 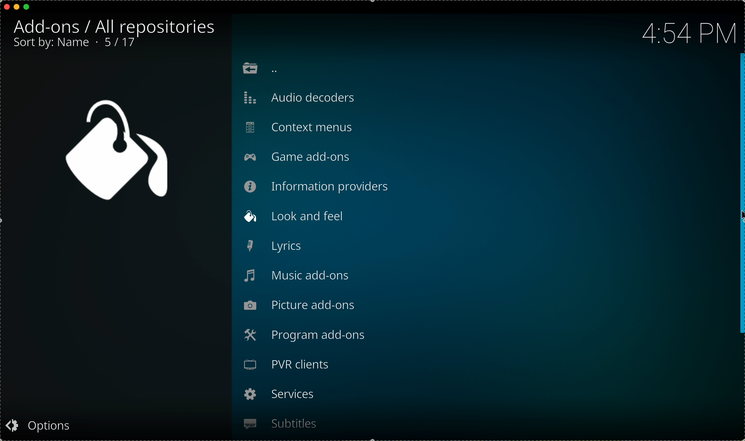 I want to click on PVR clients, so click(x=290, y=366).